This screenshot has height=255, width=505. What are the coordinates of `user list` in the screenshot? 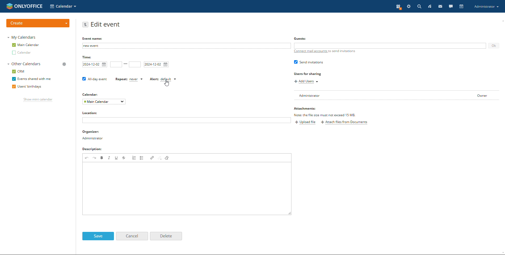 It's located at (395, 95).